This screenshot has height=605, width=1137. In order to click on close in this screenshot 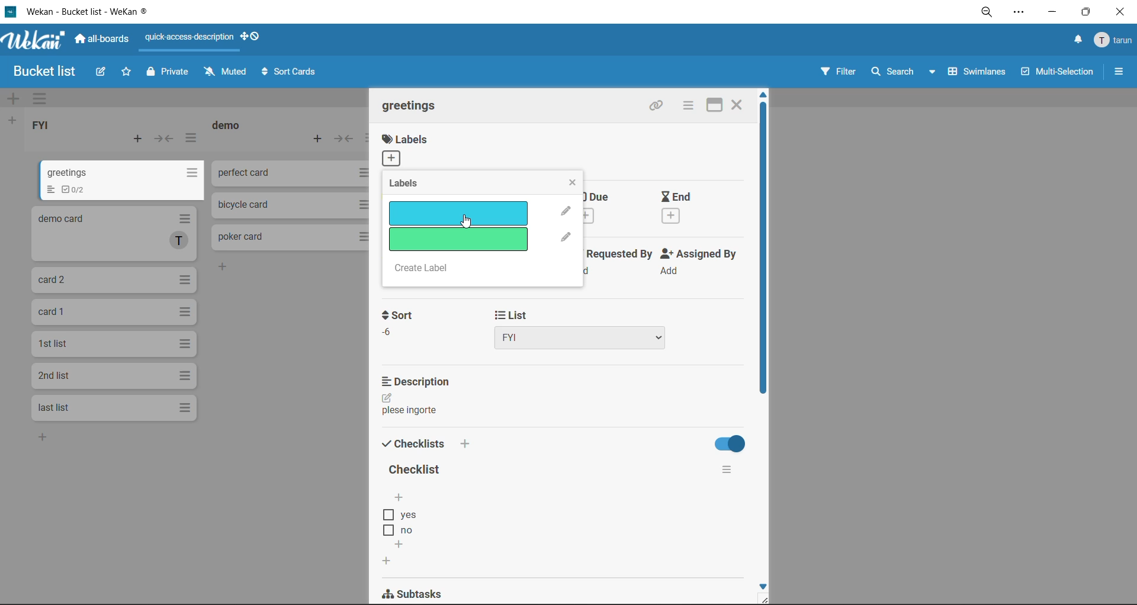, I will do `click(740, 105)`.